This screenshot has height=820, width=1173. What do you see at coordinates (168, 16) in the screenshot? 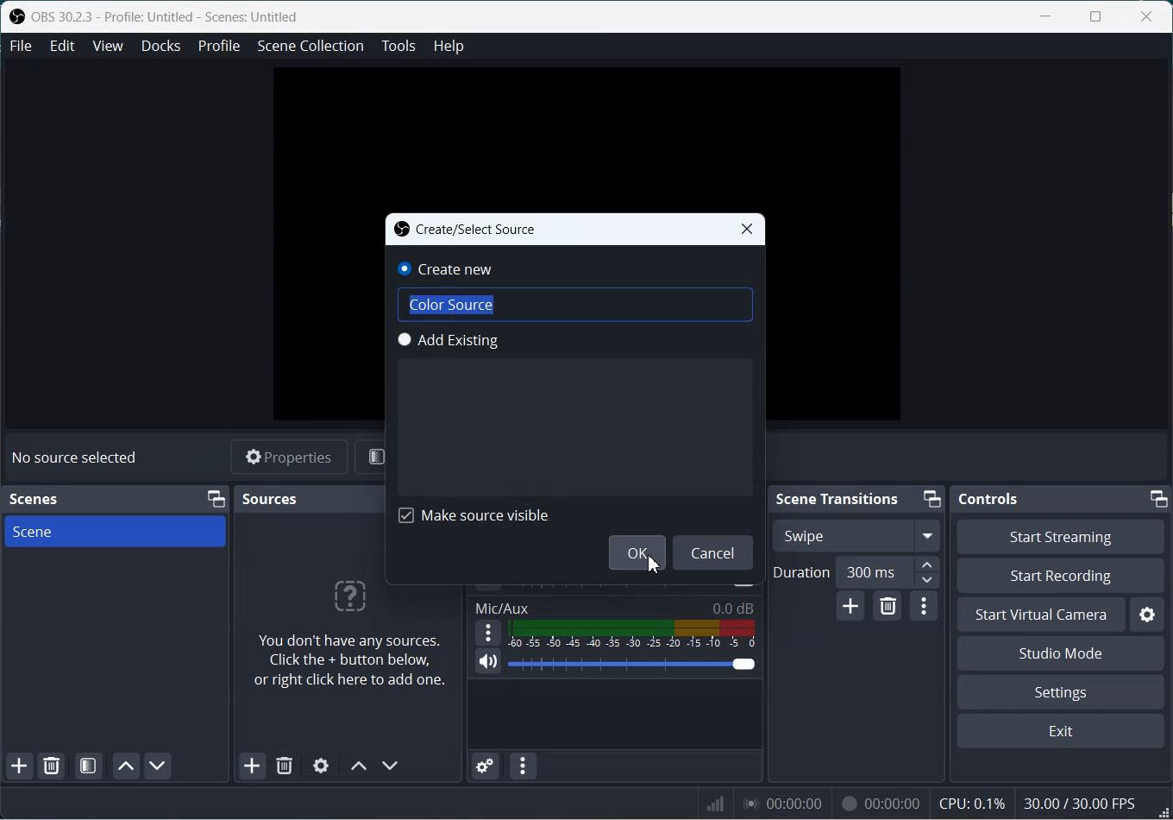
I see `OBS 30.2.3 - Profile: Untitled - Scenes: Untitled` at bounding box center [168, 16].